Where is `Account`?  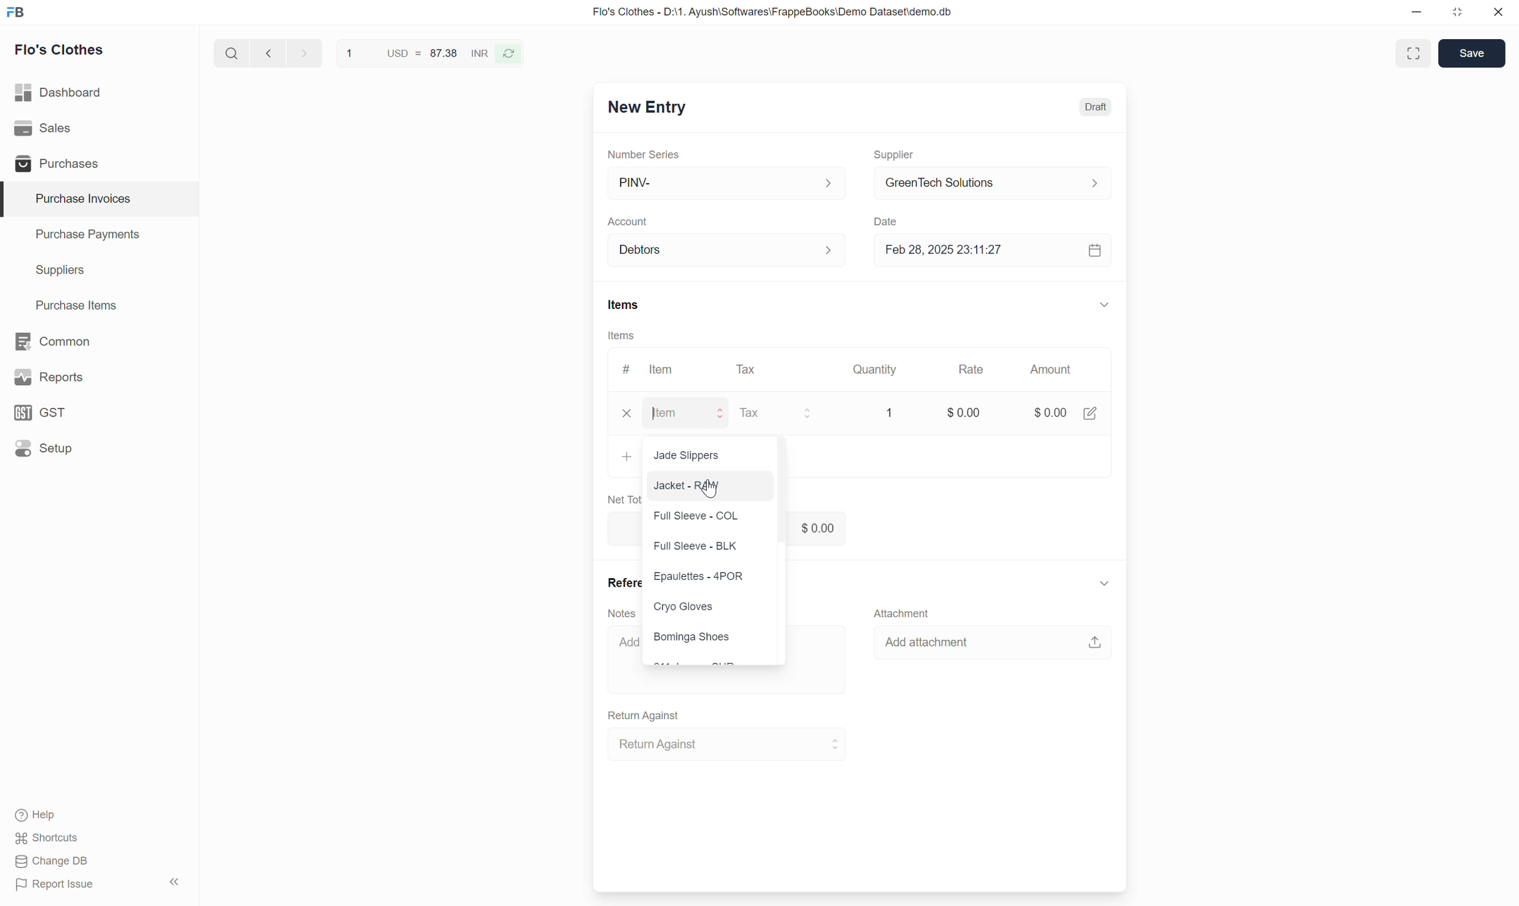
Account is located at coordinates (628, 222).